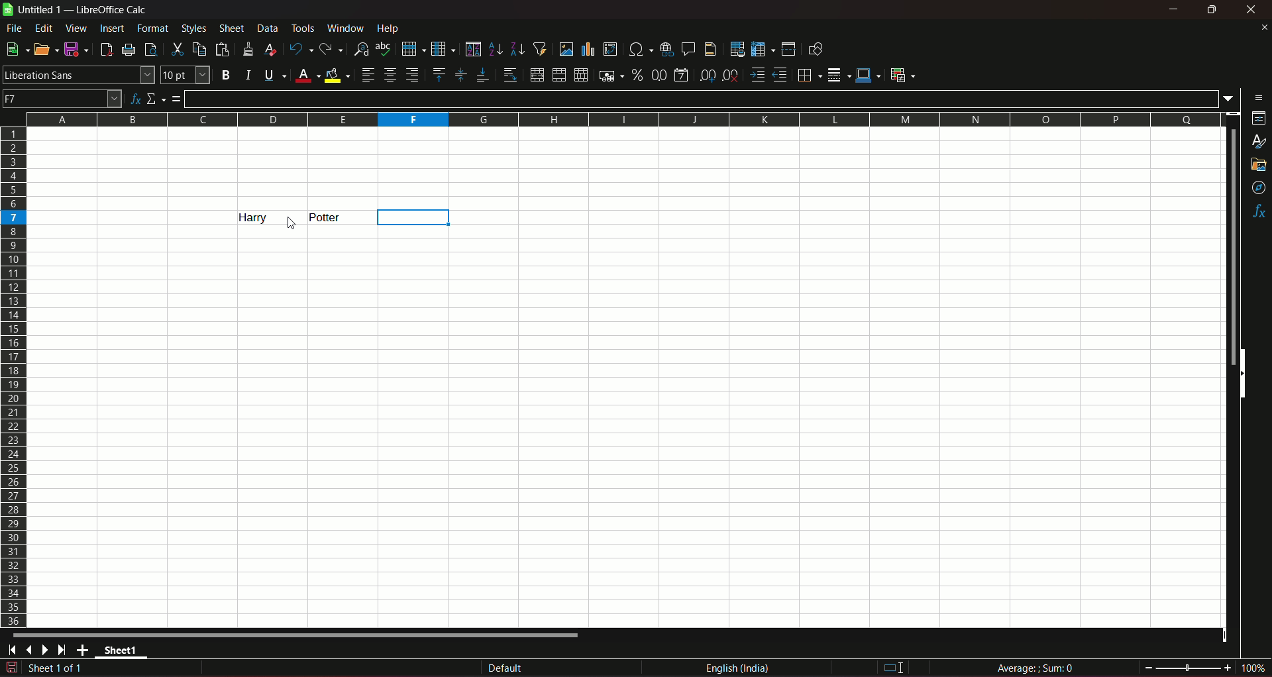 This screenshot has height=677, width=1272. Describe the element at coordinates (1263, 27) in the screenshot. I see `close` at that location.